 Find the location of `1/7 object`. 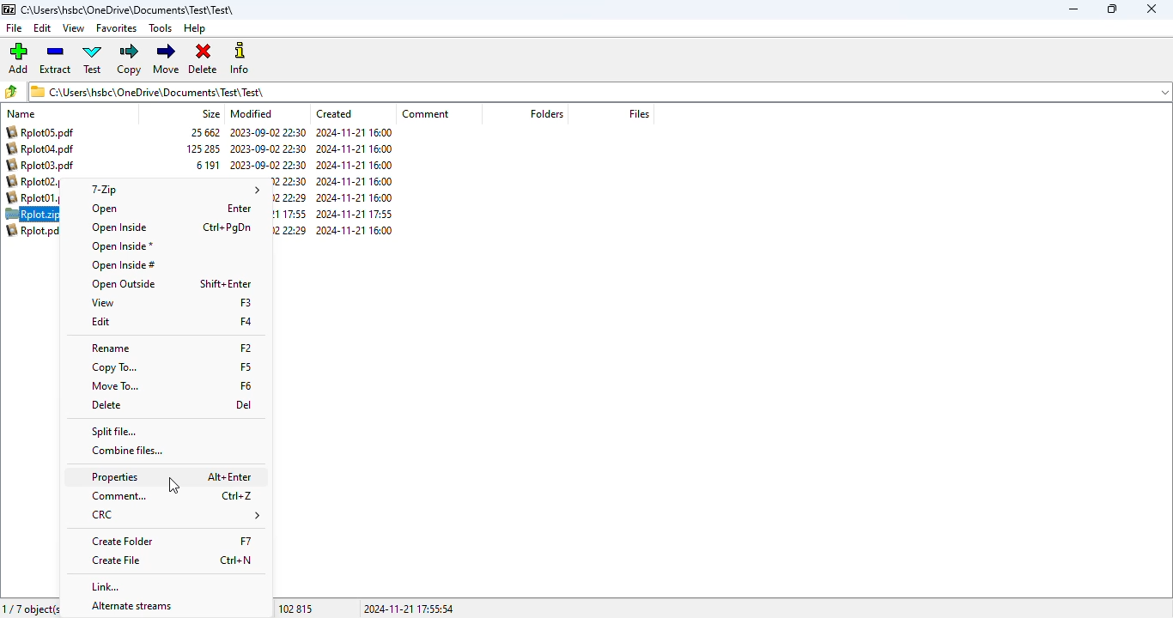

1/7 object is located at coordinates (30, 608).